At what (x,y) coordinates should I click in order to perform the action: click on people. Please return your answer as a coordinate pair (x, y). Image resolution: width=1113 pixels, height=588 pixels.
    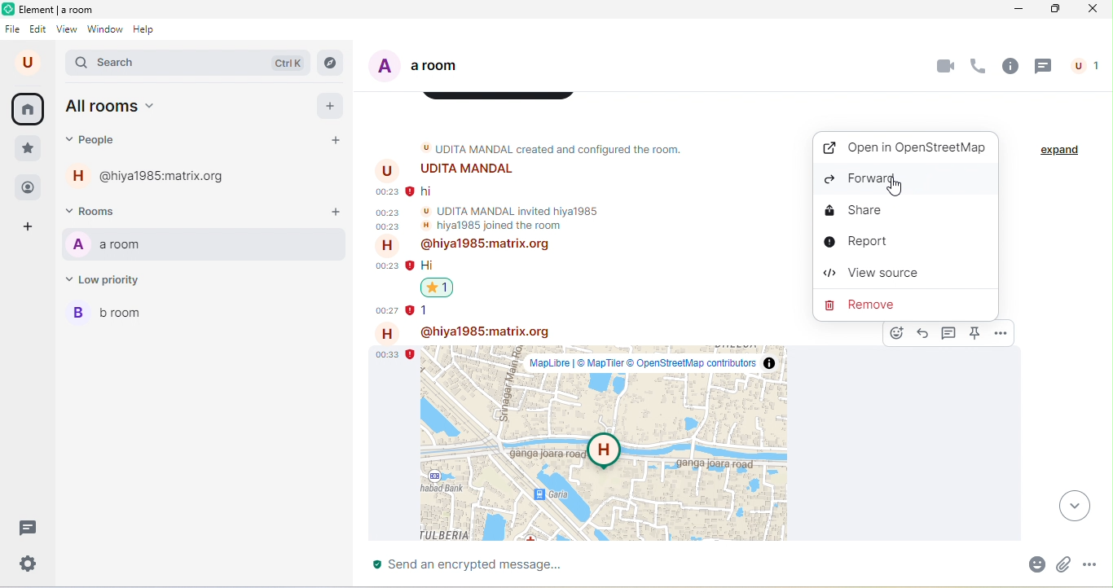
    Looking at the image, I should click on (102, 141).